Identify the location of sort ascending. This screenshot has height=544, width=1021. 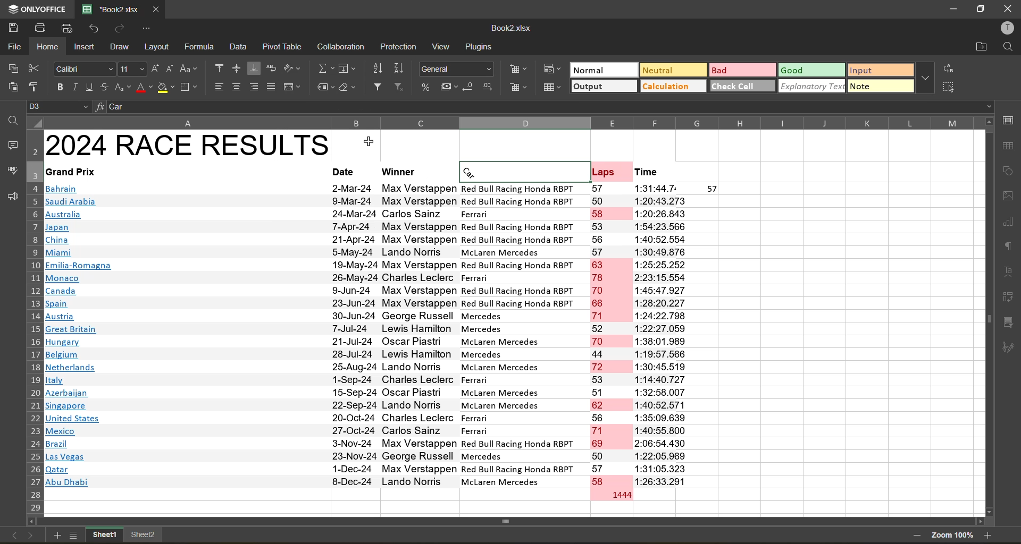
(376, 67).